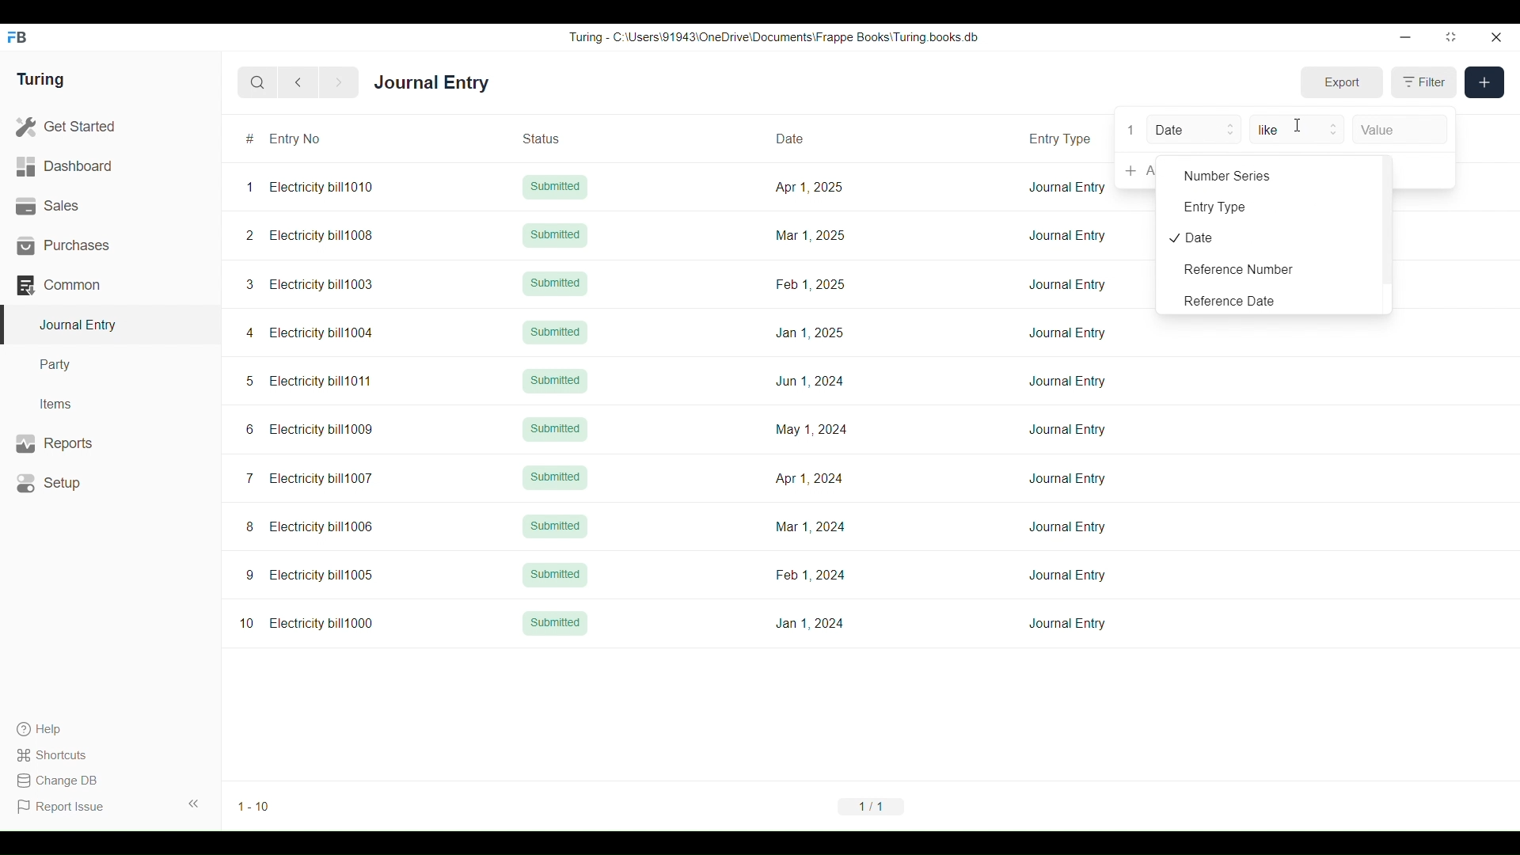 This screenshot has width=1520, height=855. What do you see at coordinates (61, 781) in the screenshot?
I see `Change DB` at bounding box center [61, 781].